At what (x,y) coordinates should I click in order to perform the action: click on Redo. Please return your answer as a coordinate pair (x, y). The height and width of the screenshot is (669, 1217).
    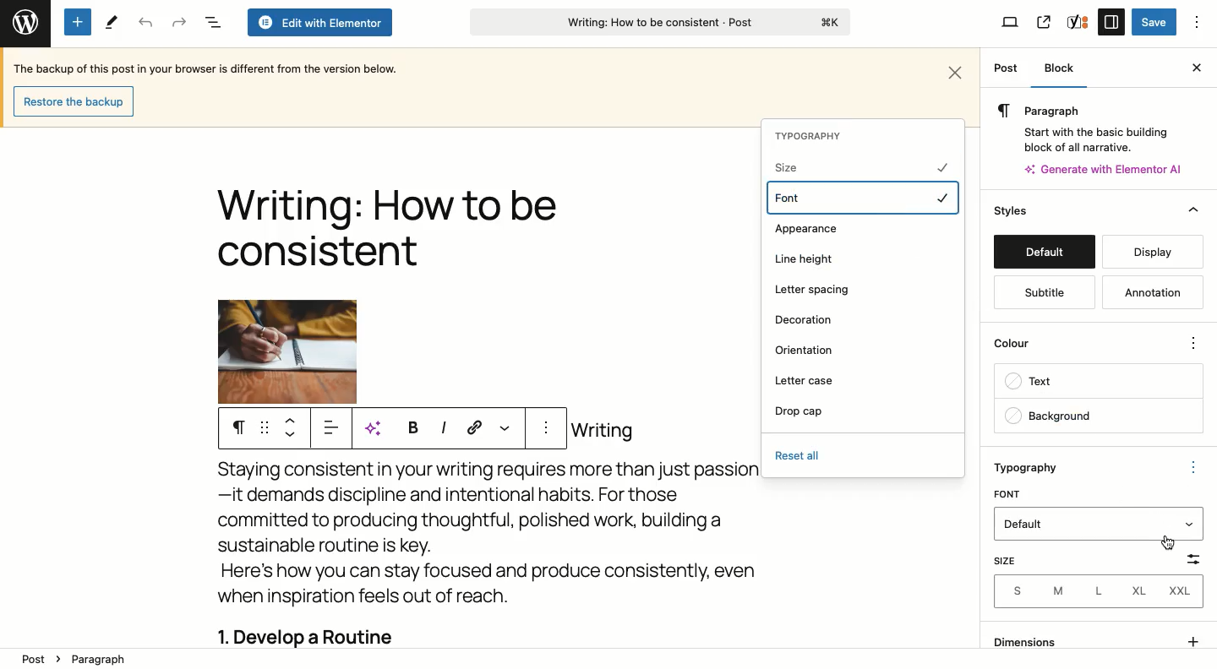
    Looking at the image, I should click on (179, 22).